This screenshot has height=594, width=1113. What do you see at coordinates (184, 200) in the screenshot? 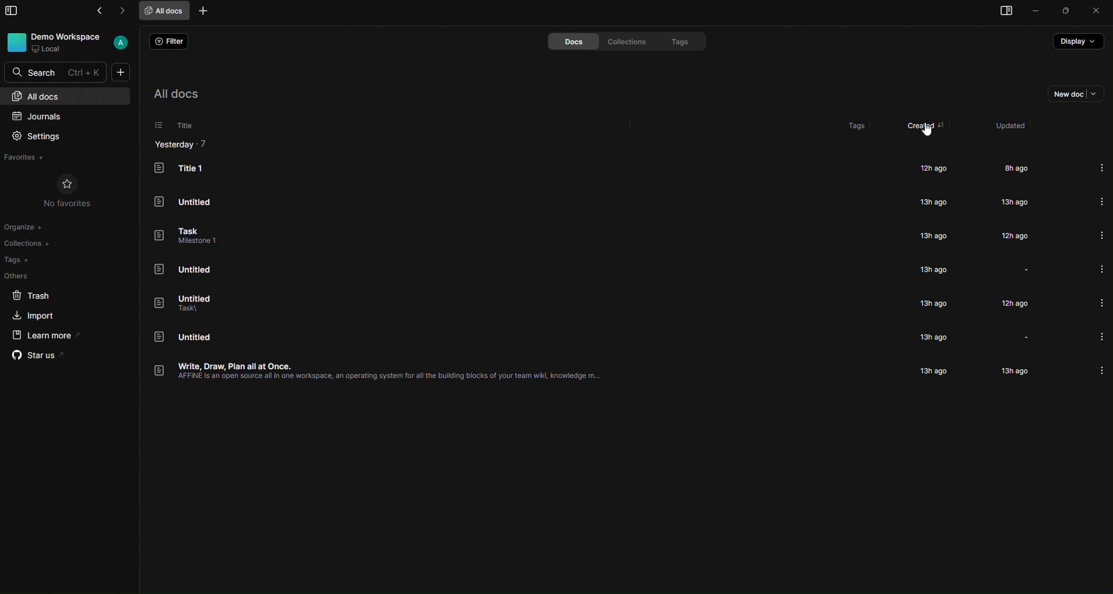
I see `Untitled` at bounding box center [184, 200].